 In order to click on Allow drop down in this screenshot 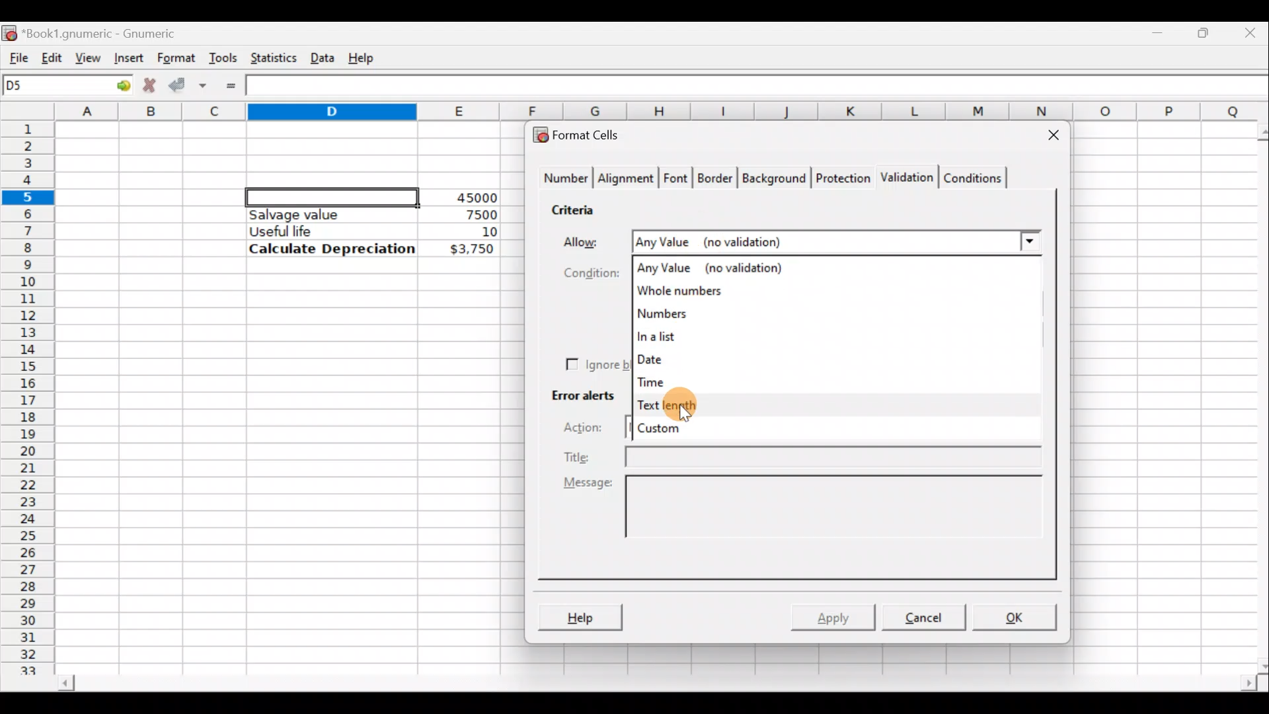, I will do `click(1028, 240)`.